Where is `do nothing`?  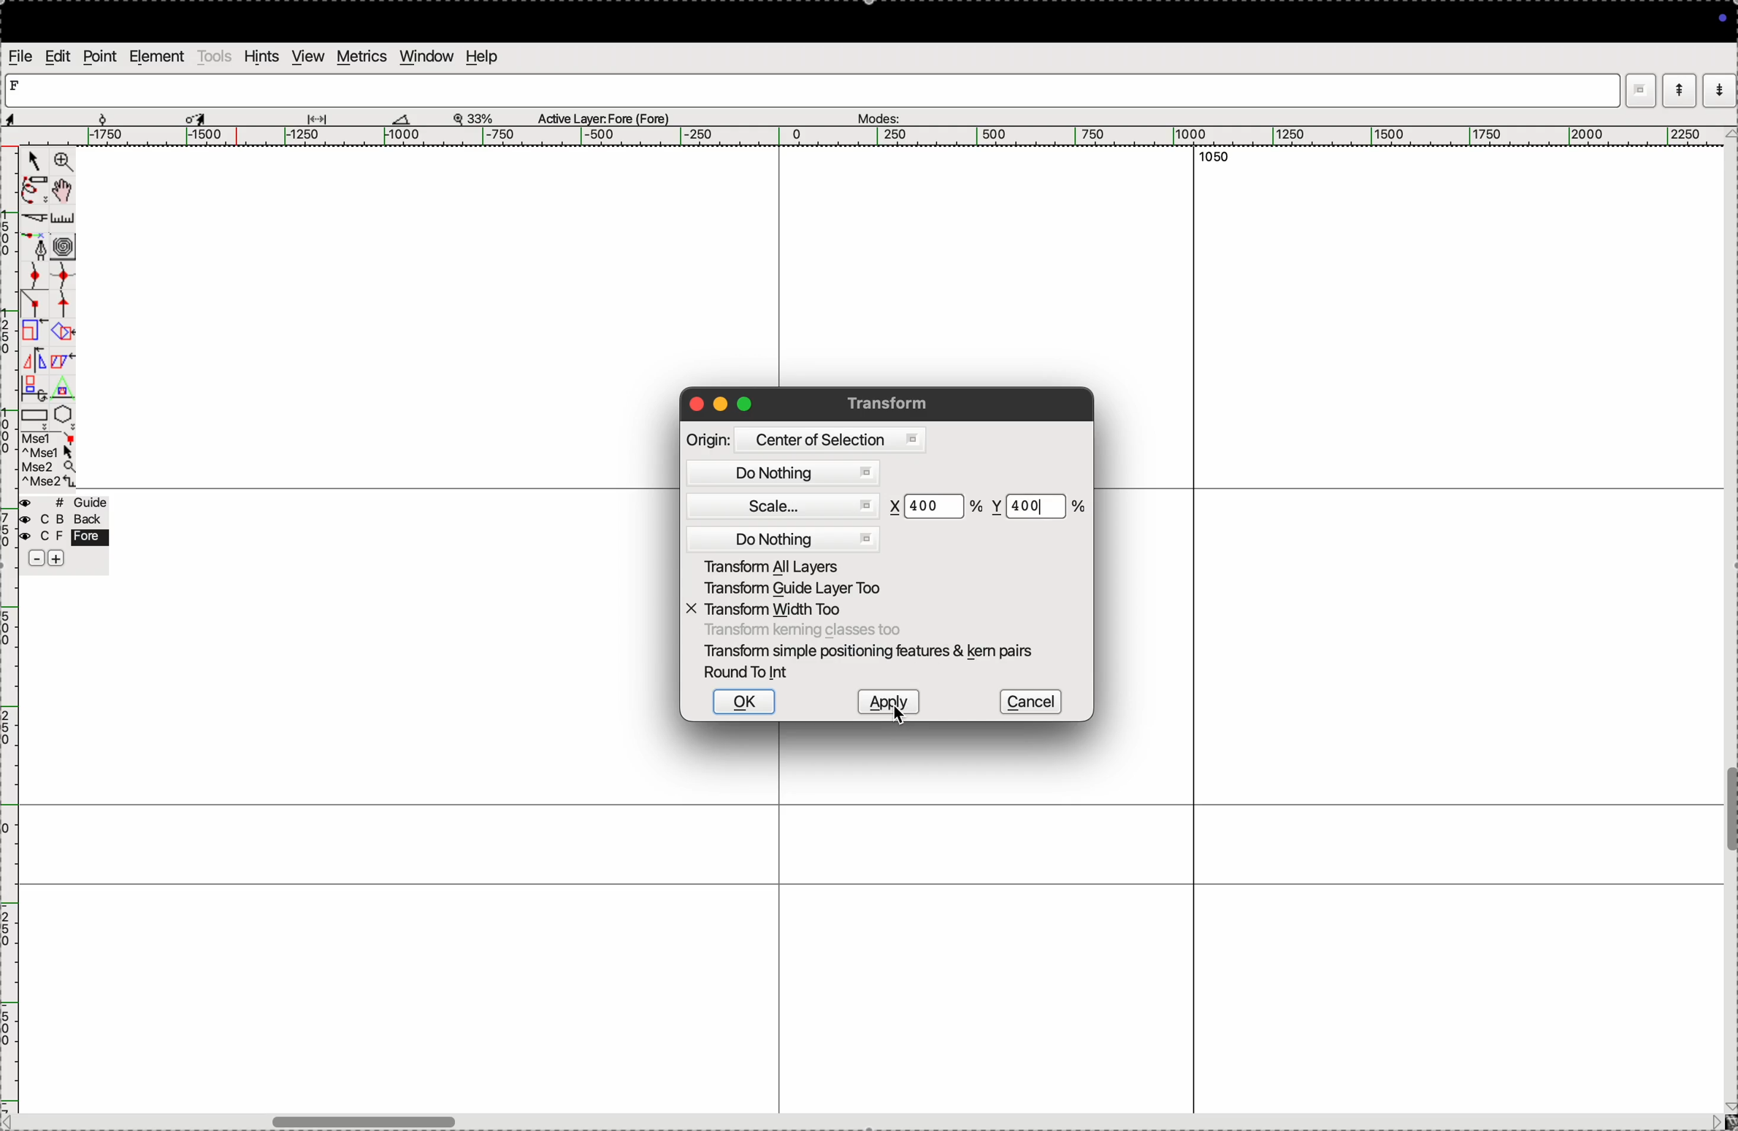 do nothing is located at coordinates (786, 474).